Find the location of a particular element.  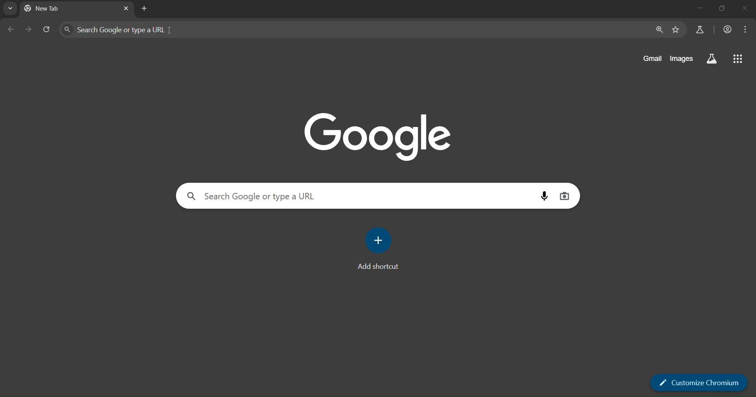

Maximize is located at coordinates (723, 8).